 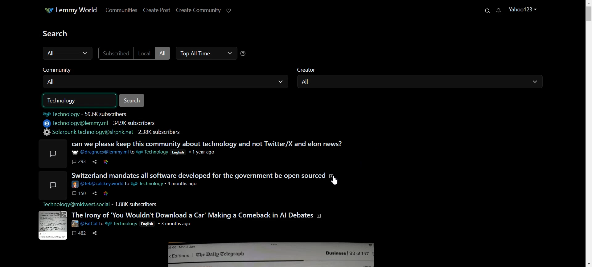 What do you see at coordinates (61, 68) in the screenshot?
I see `Community` at bounding box center [61, 68].